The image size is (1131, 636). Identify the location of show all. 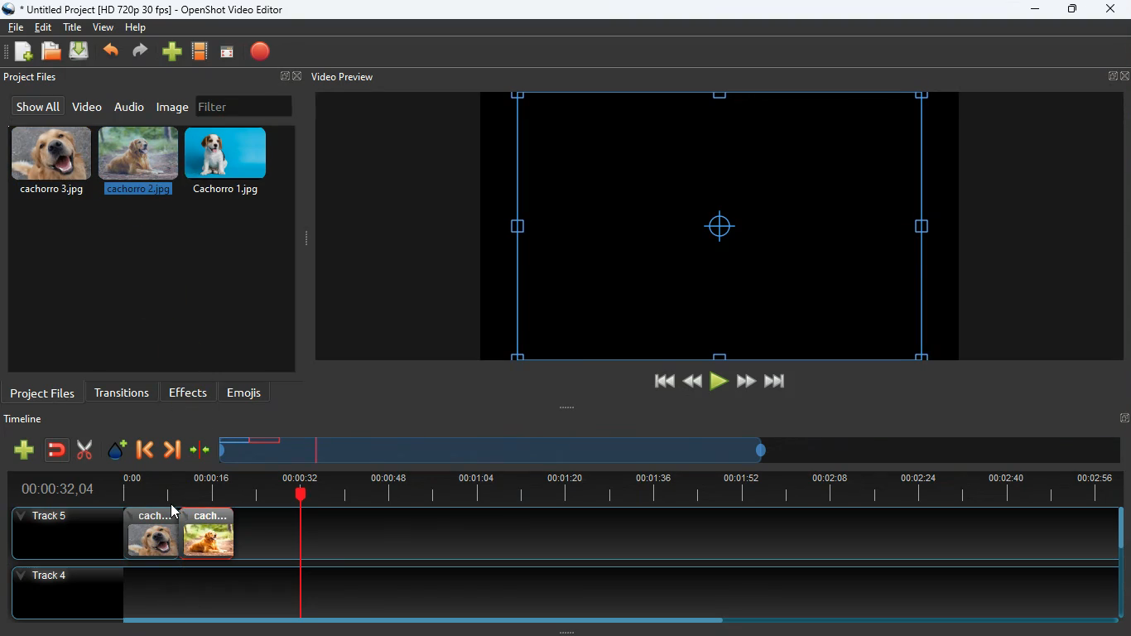
(36, 106).